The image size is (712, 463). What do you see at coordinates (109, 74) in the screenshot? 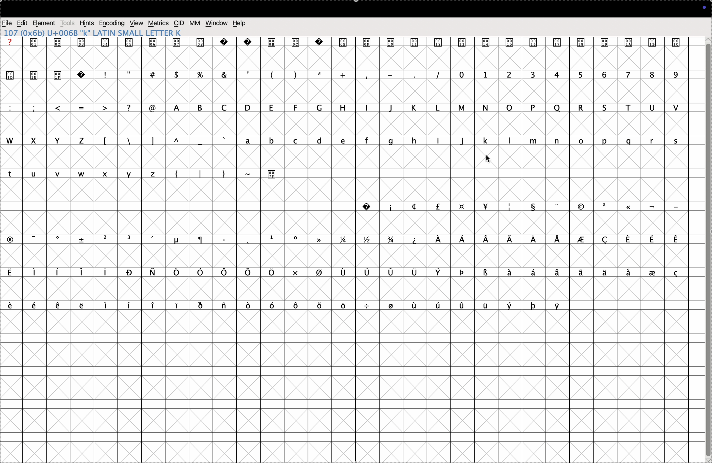
I see `!` at bounding box center [109, 74].